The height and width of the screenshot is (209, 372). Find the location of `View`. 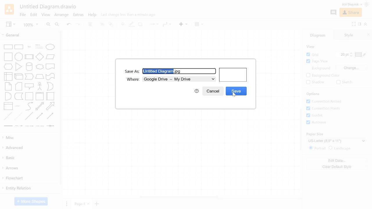

View is located at coordinates (46, 15).